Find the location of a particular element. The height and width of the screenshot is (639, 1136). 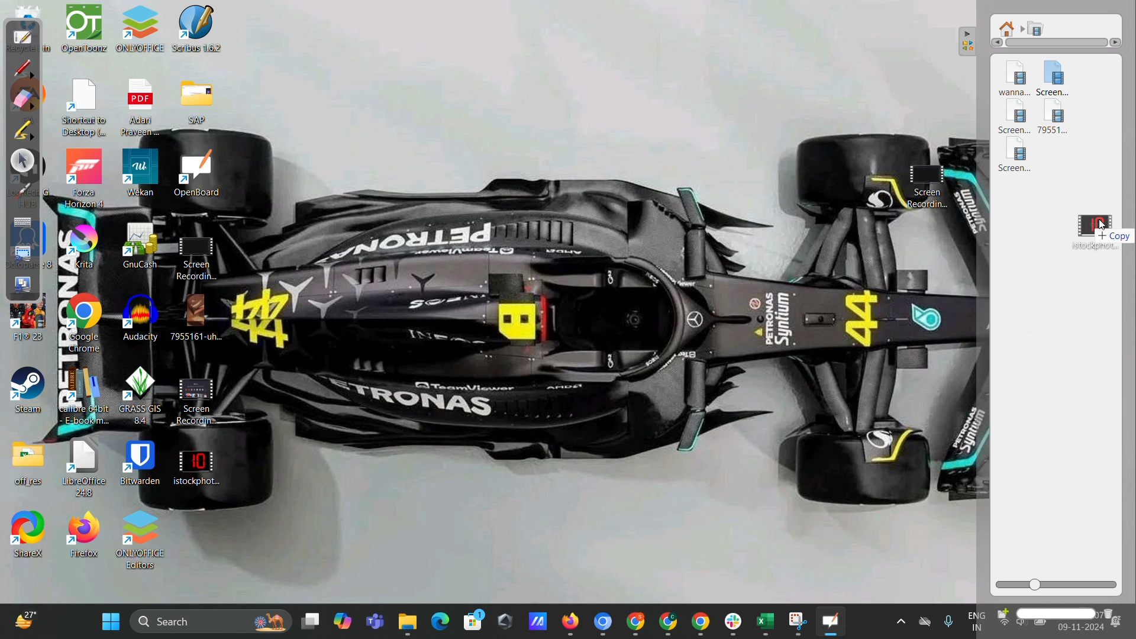

video 3 is located at coordinates (1014, 118).